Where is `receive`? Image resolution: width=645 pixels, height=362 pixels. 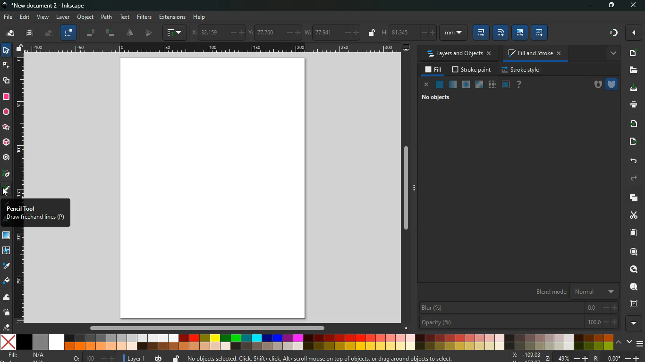 receive is located at coordinates (632, 123).